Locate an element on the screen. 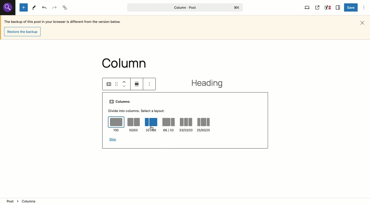  66,33 is located at coordinates (169, 125).